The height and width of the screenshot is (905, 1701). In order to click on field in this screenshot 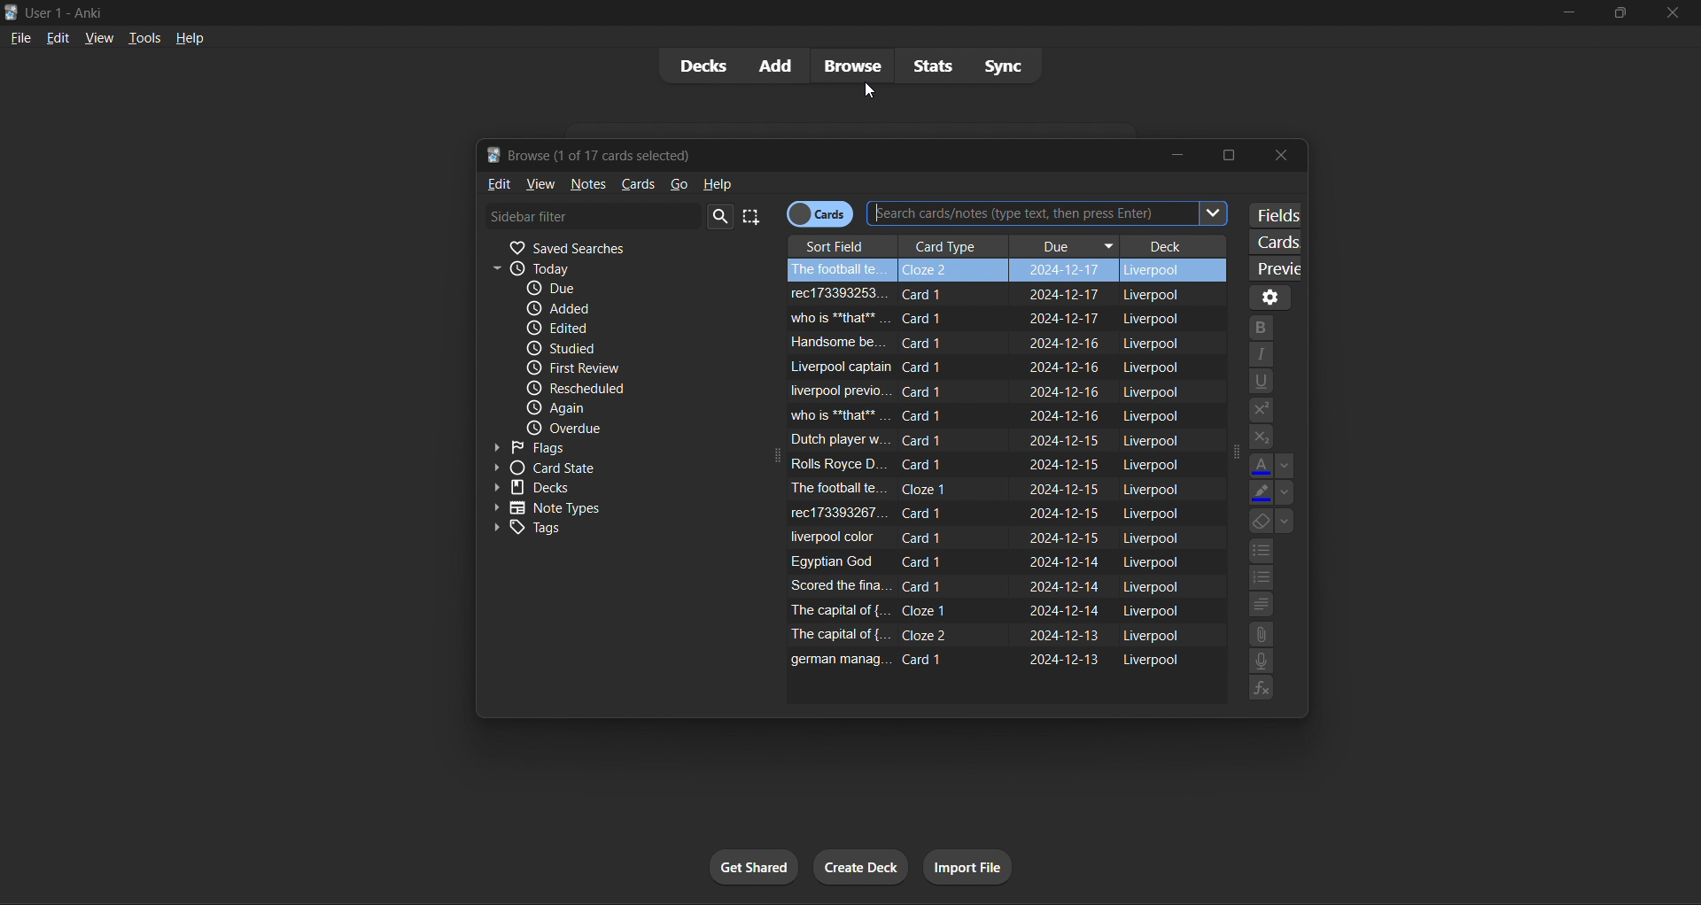, I will do `click(843, 367)`.